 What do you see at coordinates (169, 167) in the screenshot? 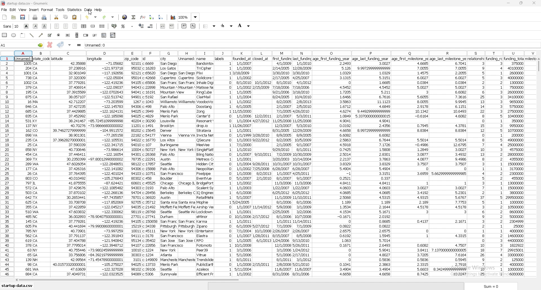
I see `data` at bounding box center [169, 167].